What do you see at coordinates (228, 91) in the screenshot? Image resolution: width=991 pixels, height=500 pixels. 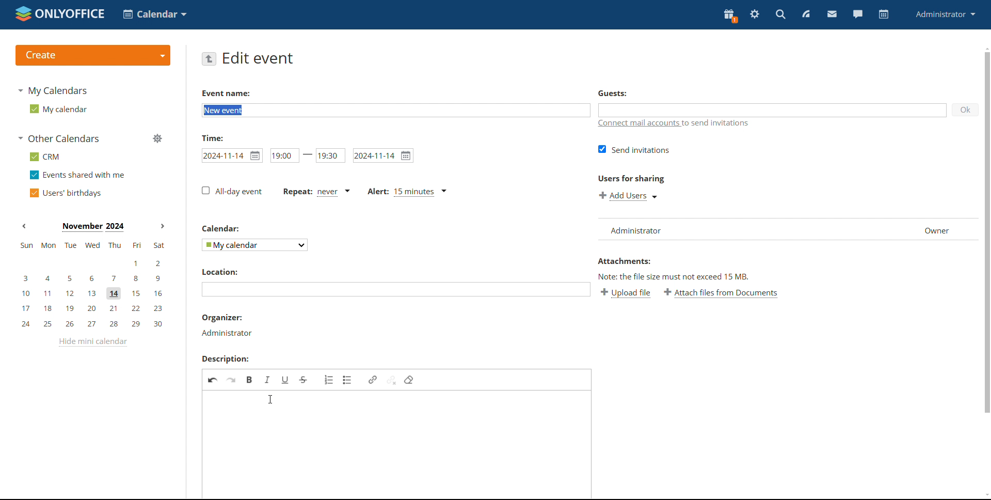 I see `event name` at bounding box center [228, 91].